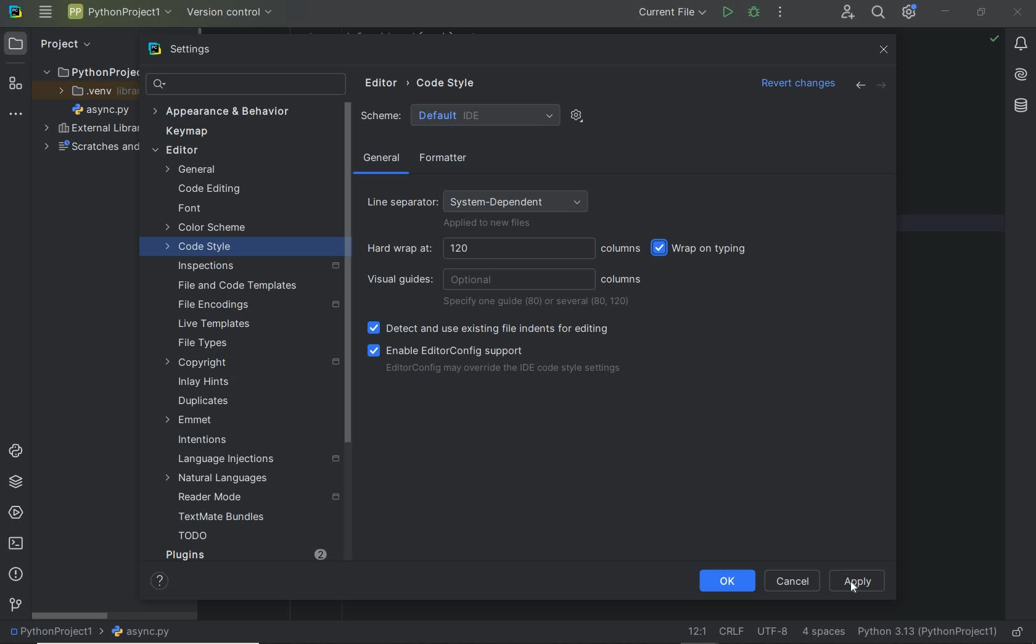 This screenshot has height=644, width=1036. What do you see at coordinates (448, 82) in the screenshot?
I see `Code Style` at bounding box center [448, 82].